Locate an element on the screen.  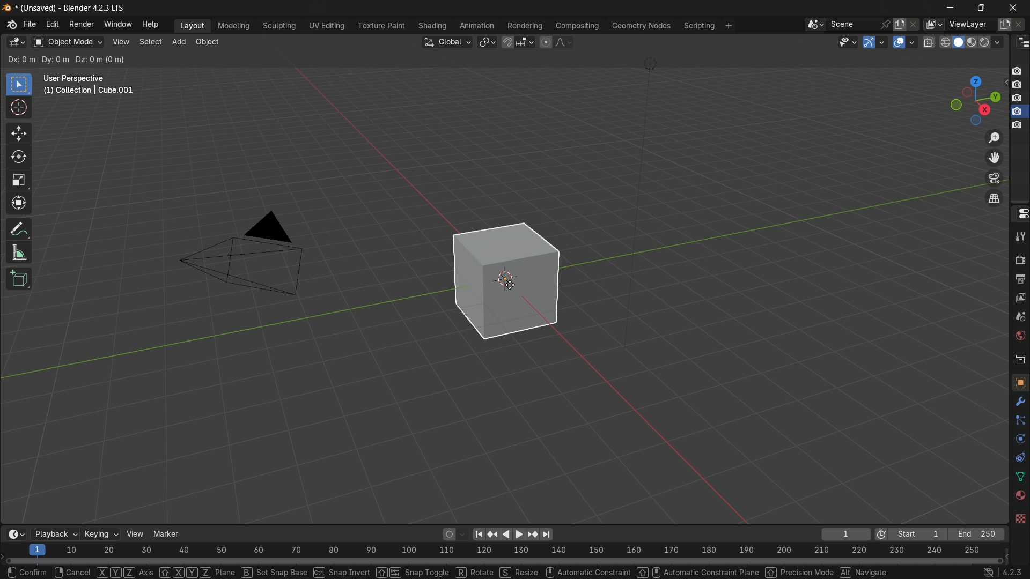
material preview is located at coordinates (974, 42).